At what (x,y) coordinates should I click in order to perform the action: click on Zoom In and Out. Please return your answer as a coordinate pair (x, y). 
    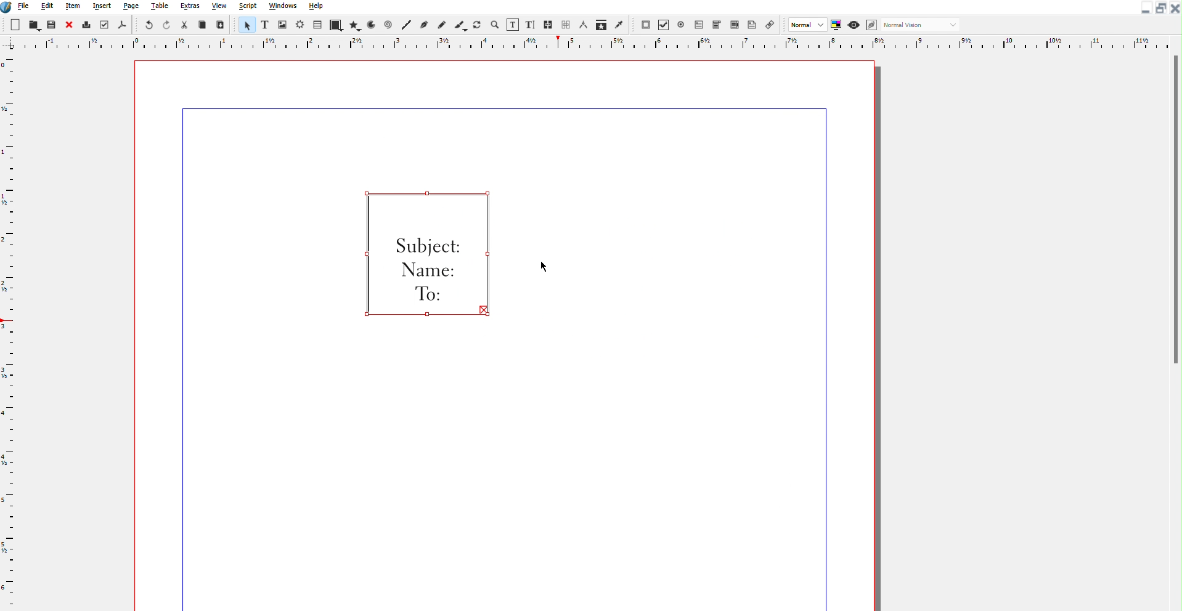
    Looking at the image, I should click on (494, 25).